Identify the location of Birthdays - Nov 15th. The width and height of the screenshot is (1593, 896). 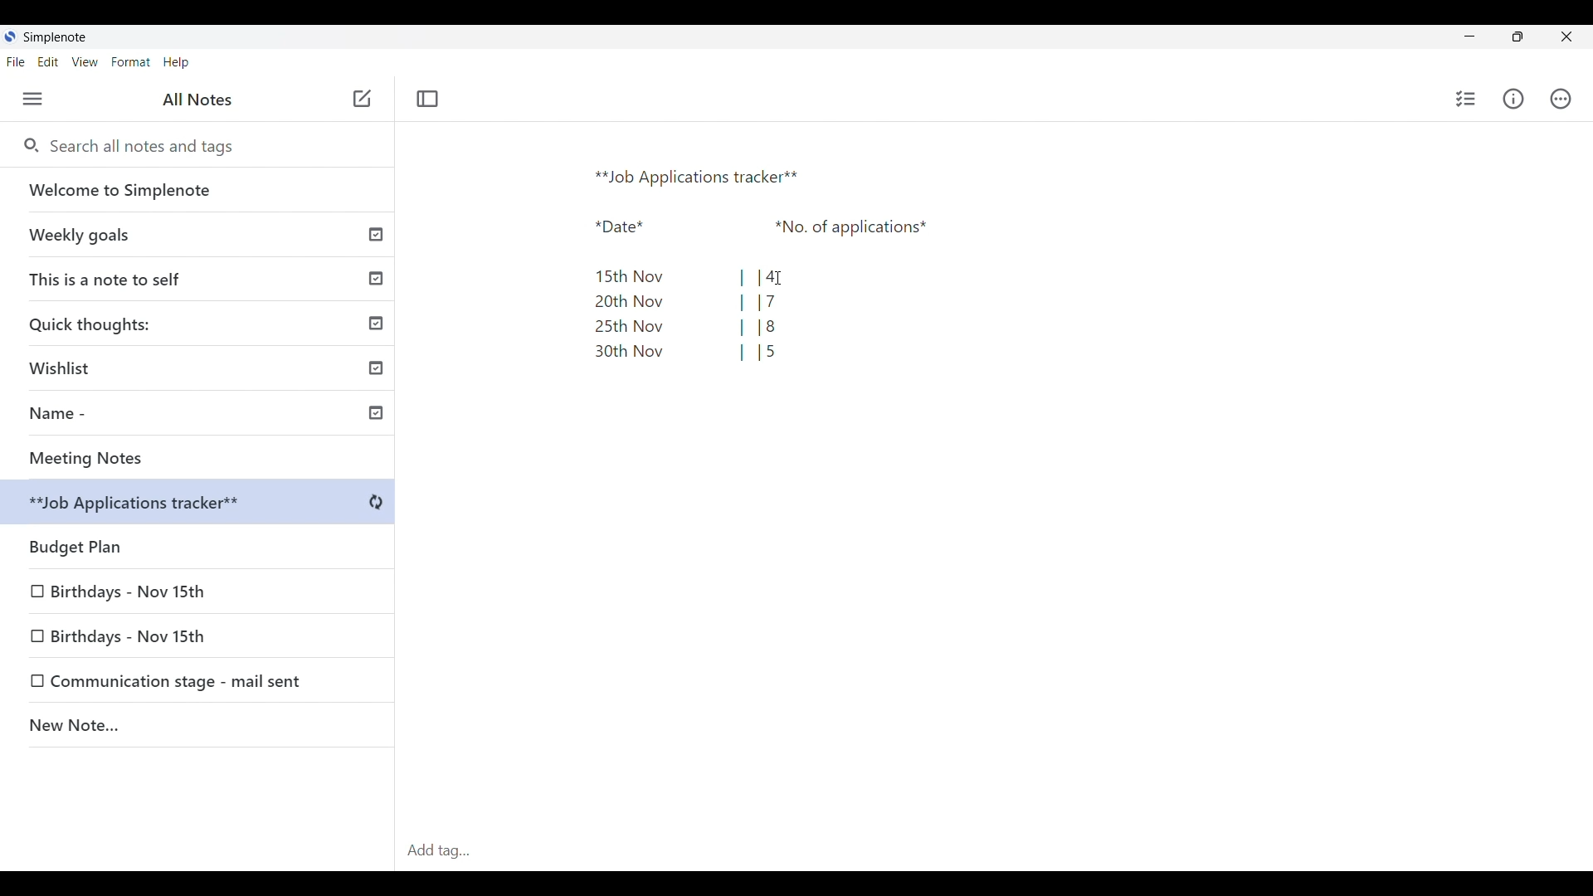
(159, 634).